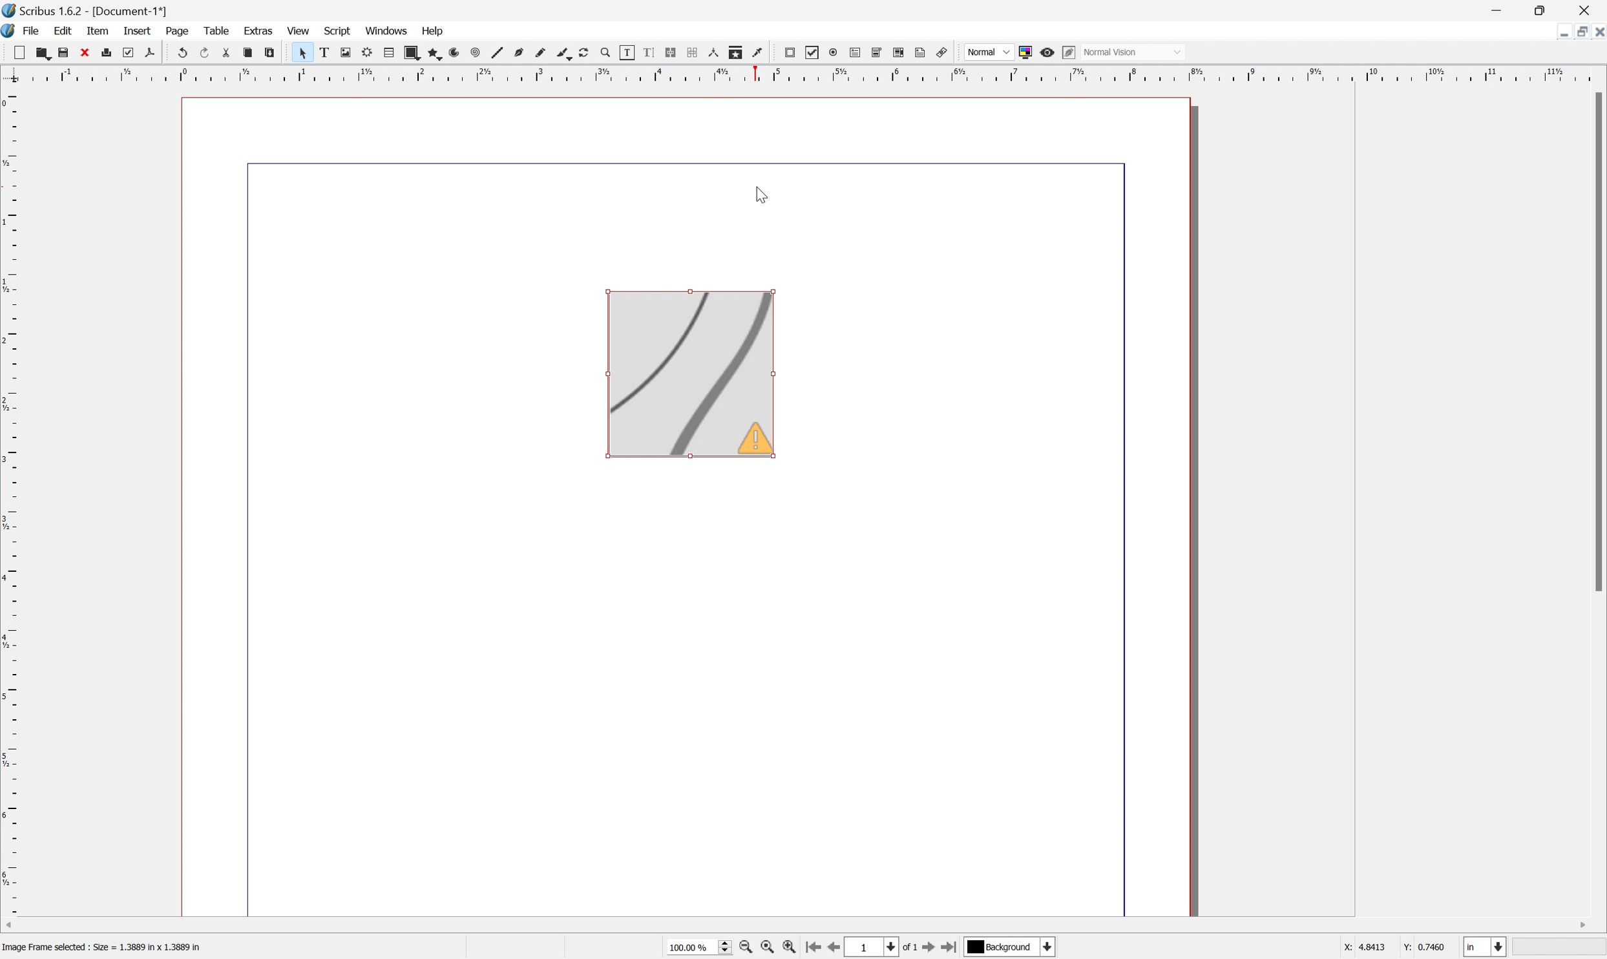 Image resolution: width=1607 pixels, height=959 pixels. Describe the element at coordinates (132, 54) in the screenshot. I see `Preflight verifier` at that location.